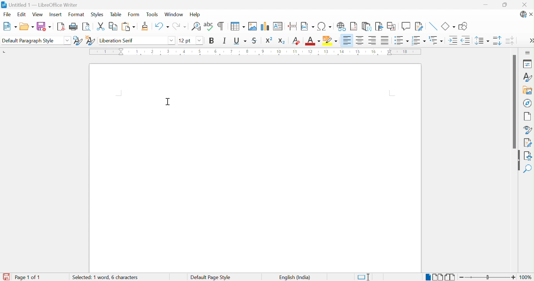 This screenshot has width=534, height=281. What do you see at coordinates (329, 40) in the screenshot?
I see `Character Highlighting Color` at bounding box center [329, 40].